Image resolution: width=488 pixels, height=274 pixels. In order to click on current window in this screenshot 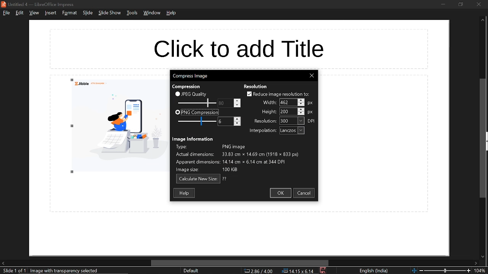, I will do `click(190, 75)`.